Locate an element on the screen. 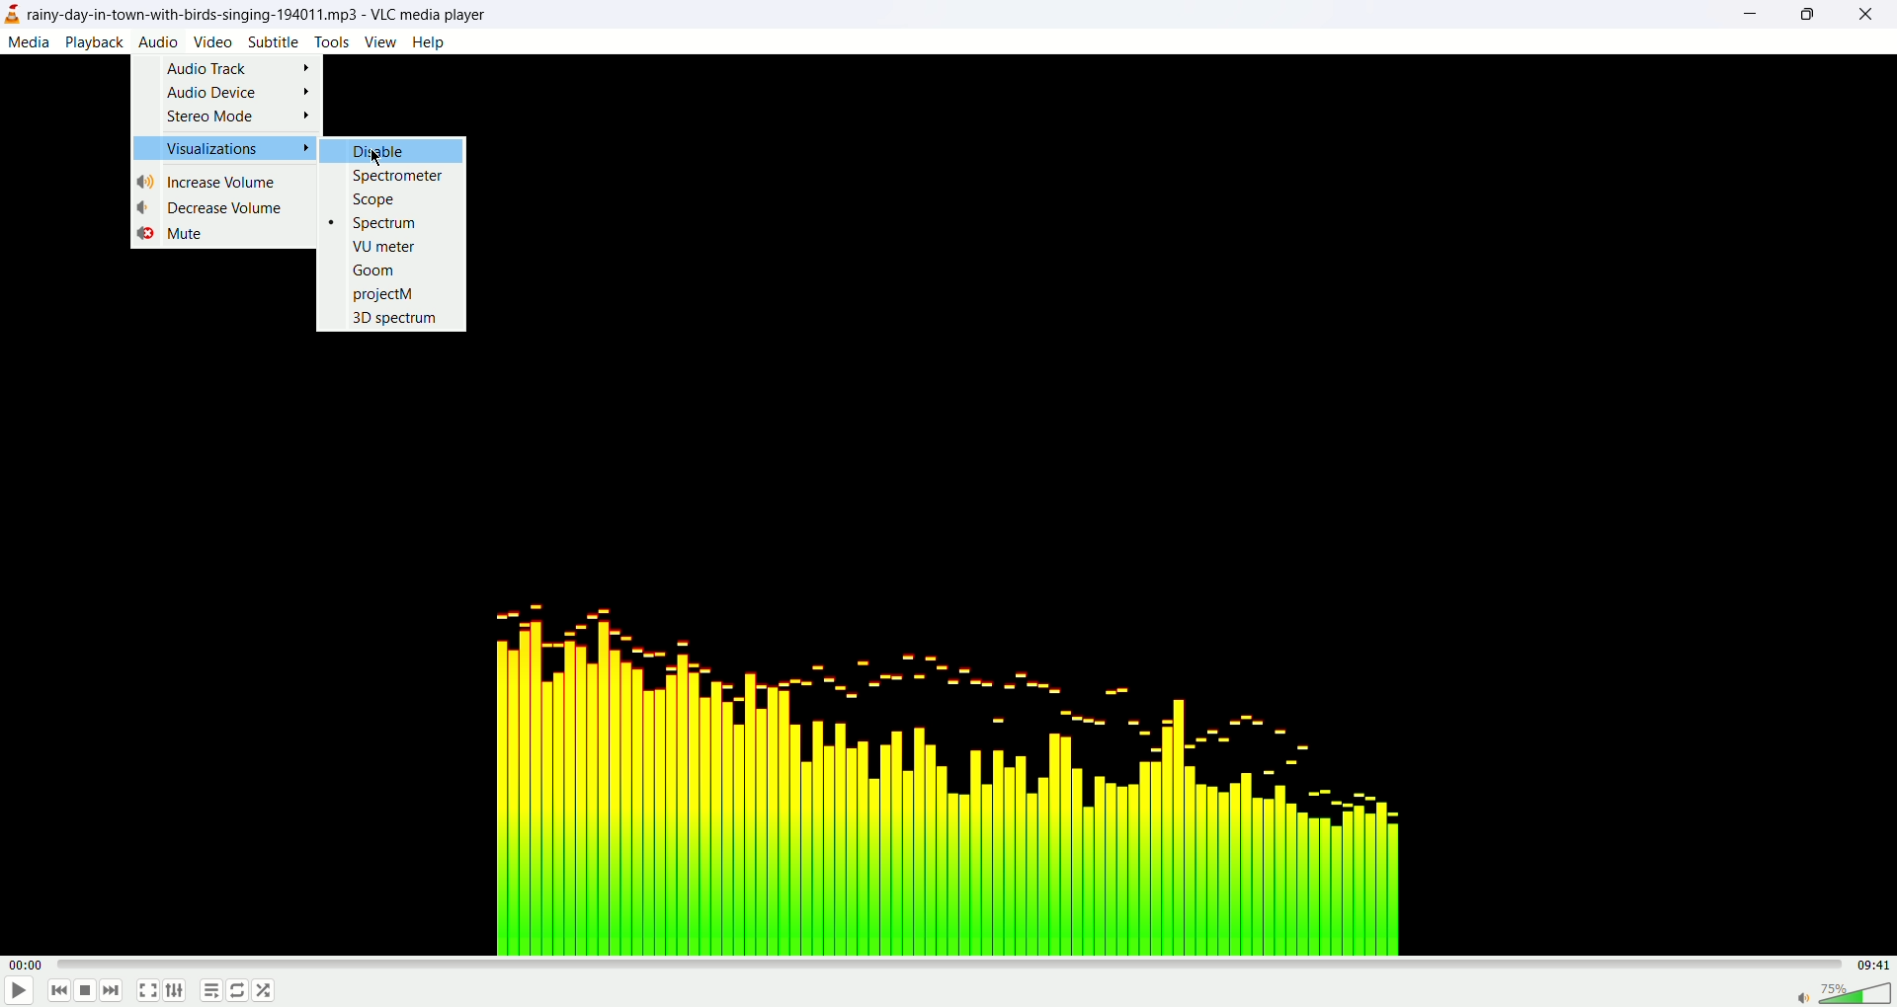  spectrum is located at coordinates (374, 223).